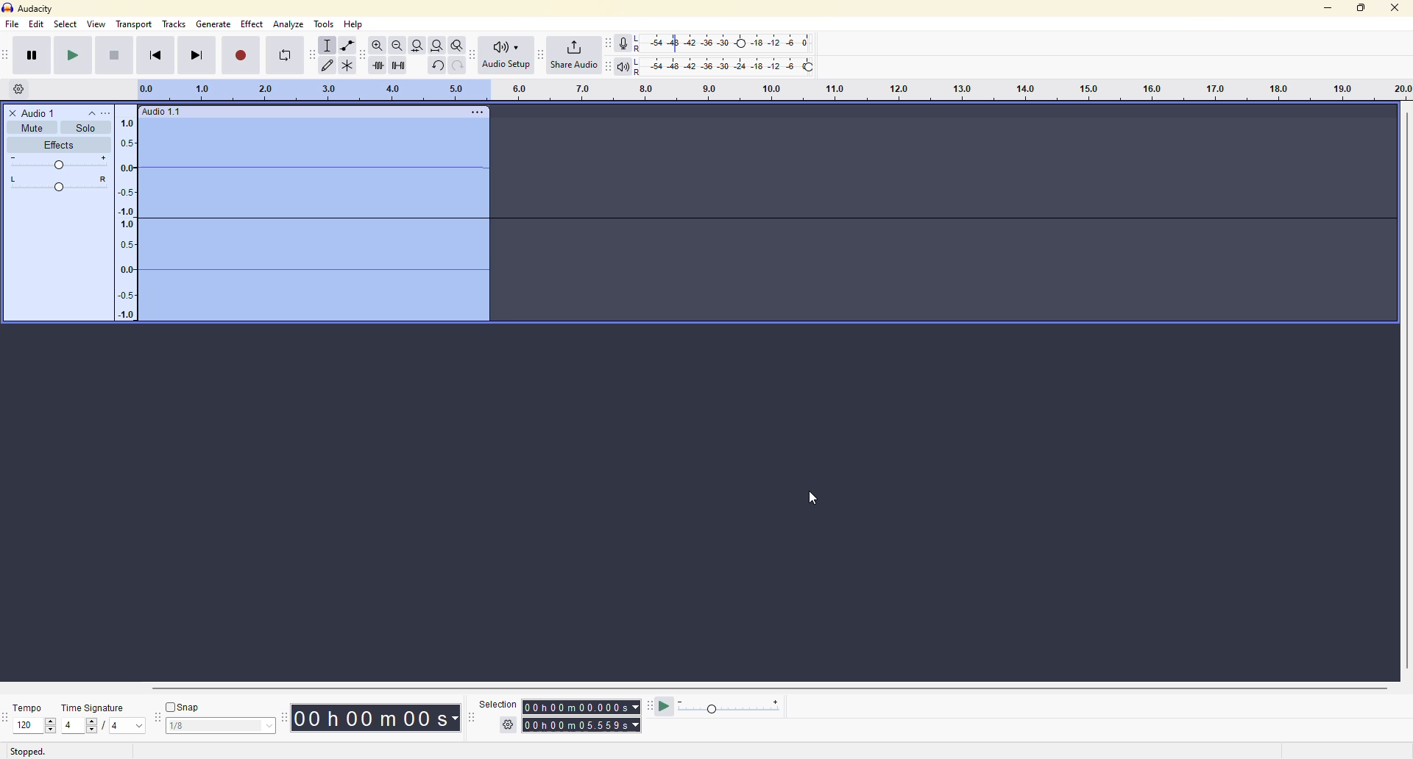  Describe the element at coordinates (213, 24) in the screenshot. I see `gennerate` at that location.